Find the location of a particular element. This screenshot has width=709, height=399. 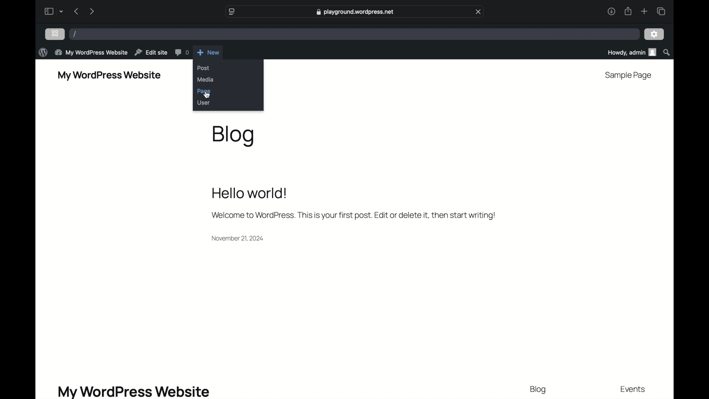

new tab is located at coordinates (644, 11).